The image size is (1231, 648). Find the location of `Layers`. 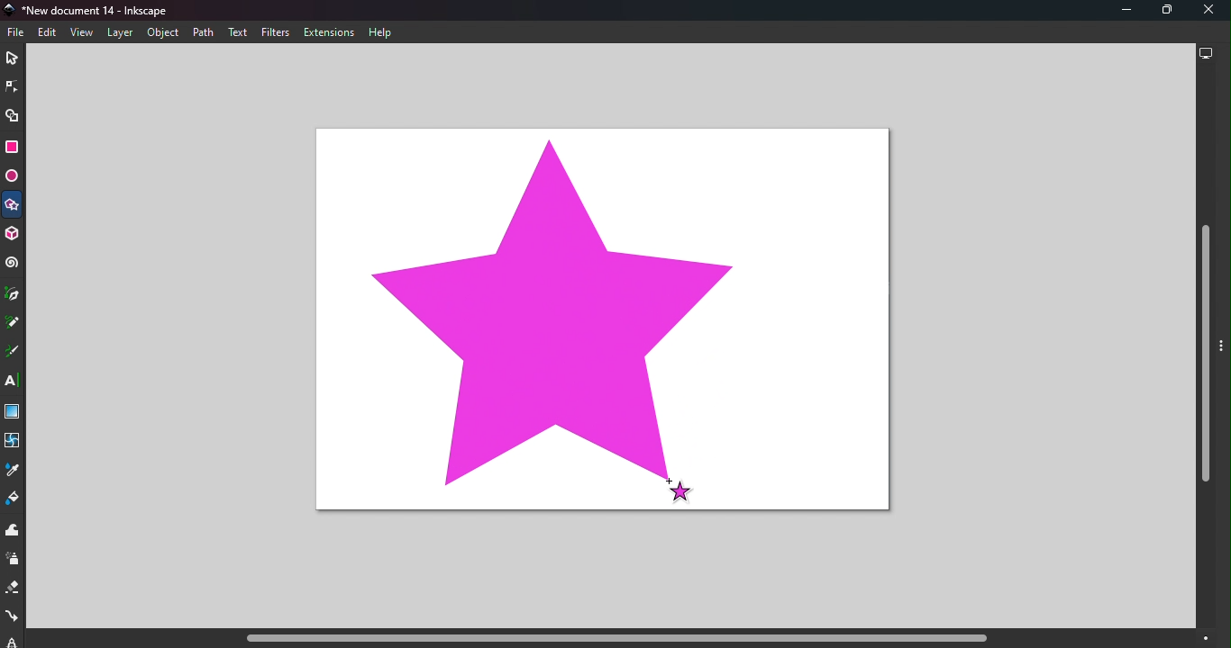

Layers is located at coordinates (119, 33).